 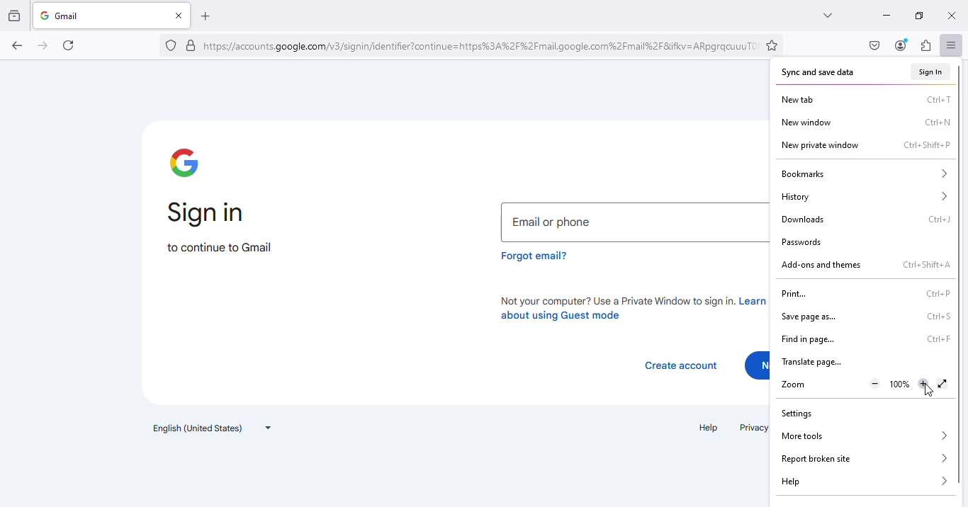 What do you see at coordinates (219, 227) in the screenshot?
I see `sign in to continue to Gmail` at bounding box center [219, 227].